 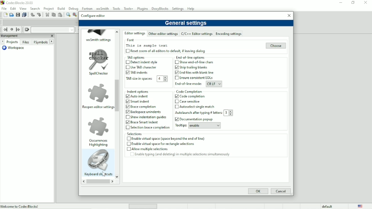 I want to click on Next, so click(x=52, y=41).